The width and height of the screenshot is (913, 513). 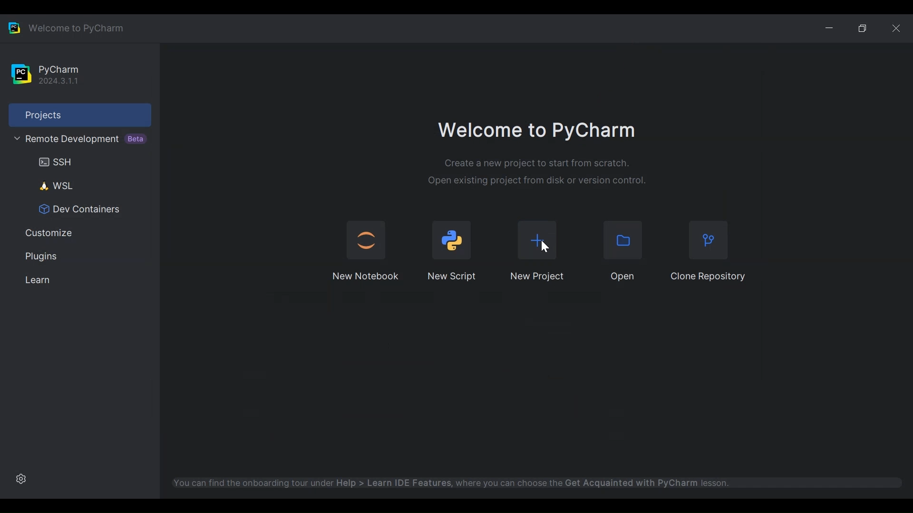 What do you see at coordinates (545, 247) in the screenshot?
I see `Cursor` at bounding box center [545, 247].